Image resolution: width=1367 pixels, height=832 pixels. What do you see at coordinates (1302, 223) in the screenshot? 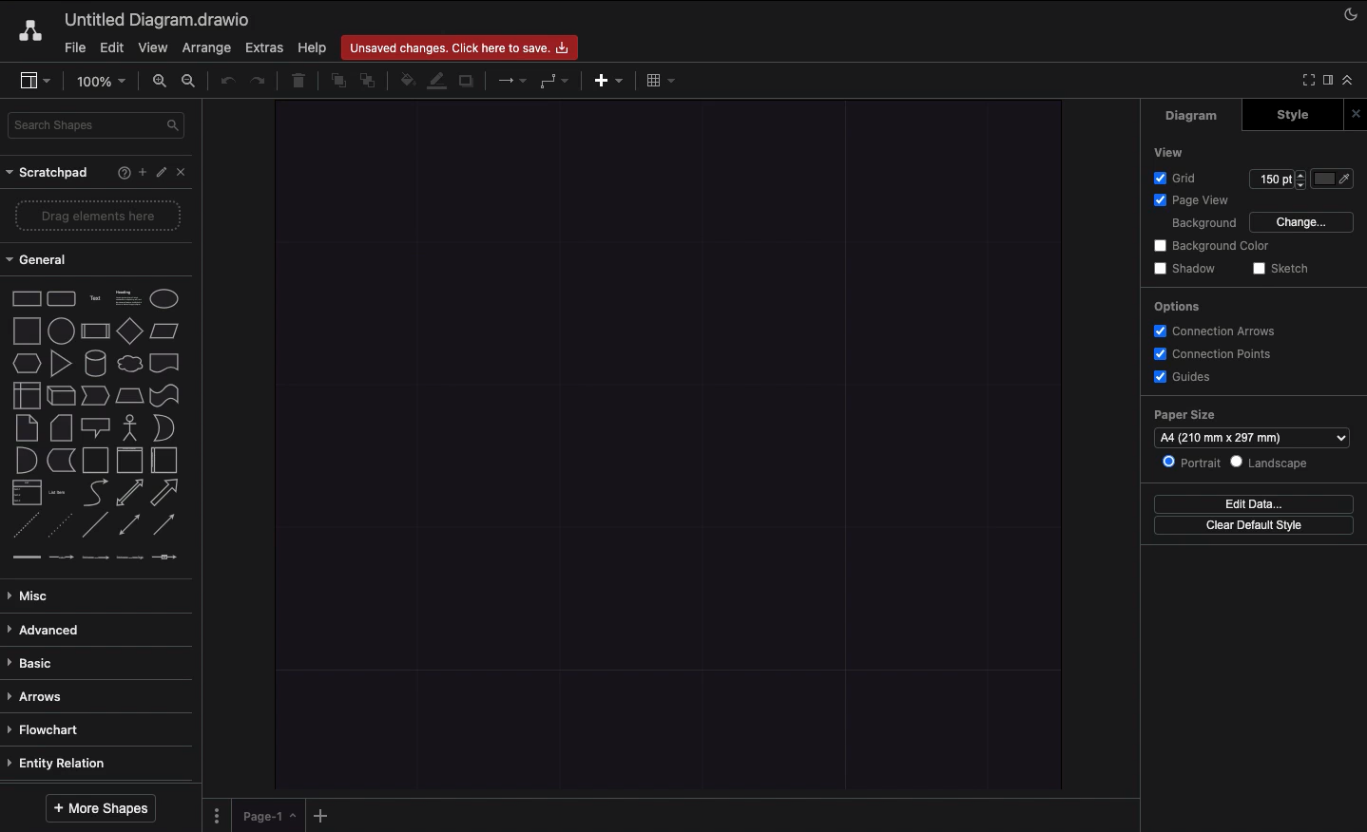
I see `Change` at bounding box center [1302, 223].